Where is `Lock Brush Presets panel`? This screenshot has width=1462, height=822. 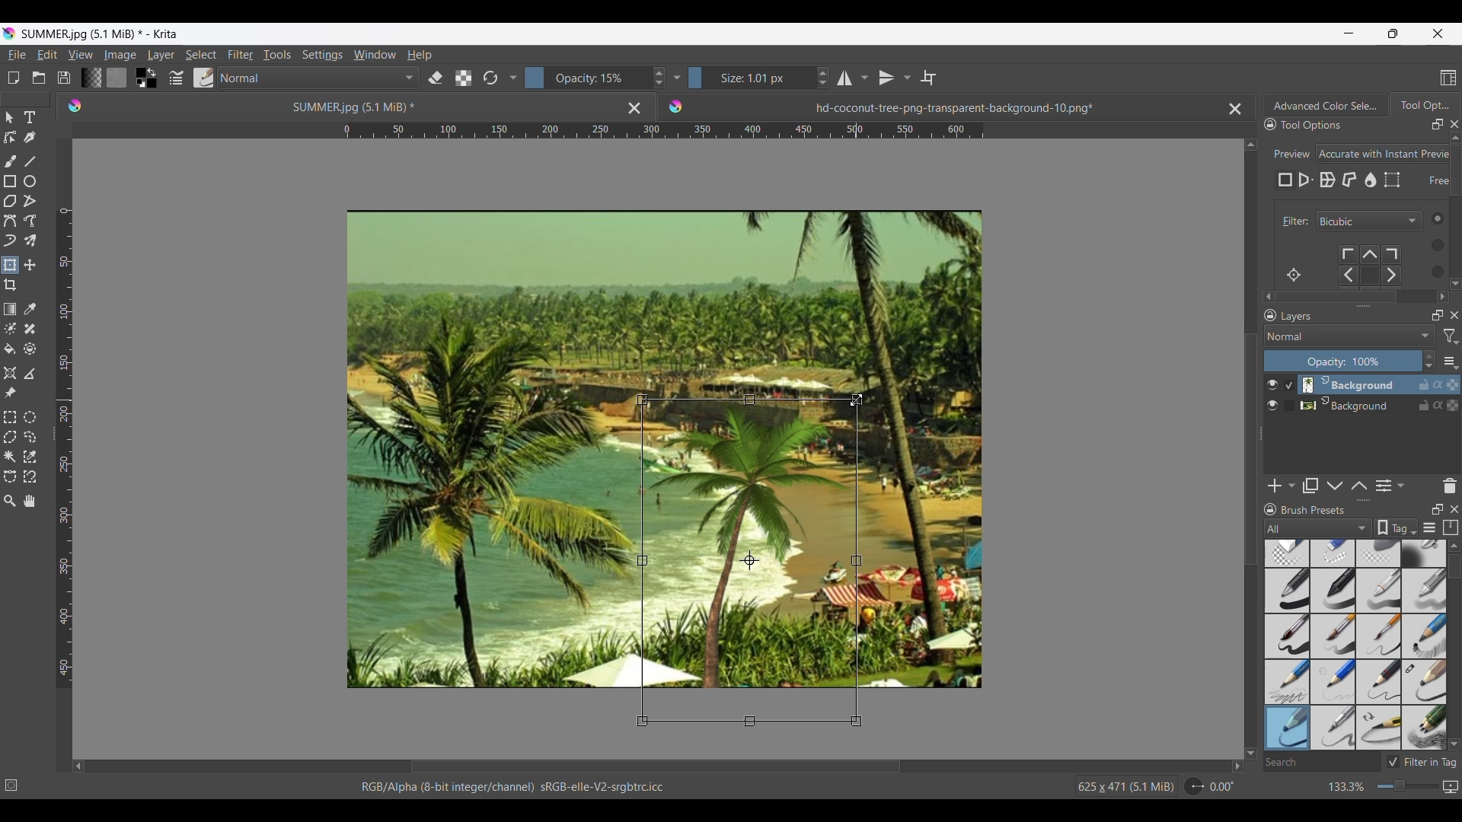
Lock Brush Presets panel is located at coordinates (1271, 509).